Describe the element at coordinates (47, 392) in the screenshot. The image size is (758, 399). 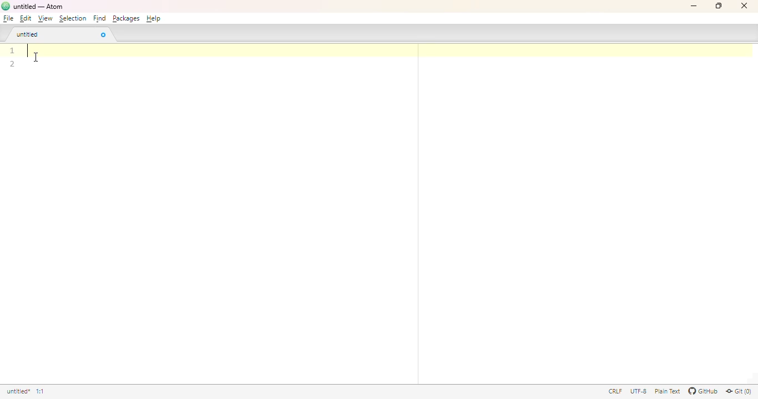
I see `line 1, column 1` at that location.